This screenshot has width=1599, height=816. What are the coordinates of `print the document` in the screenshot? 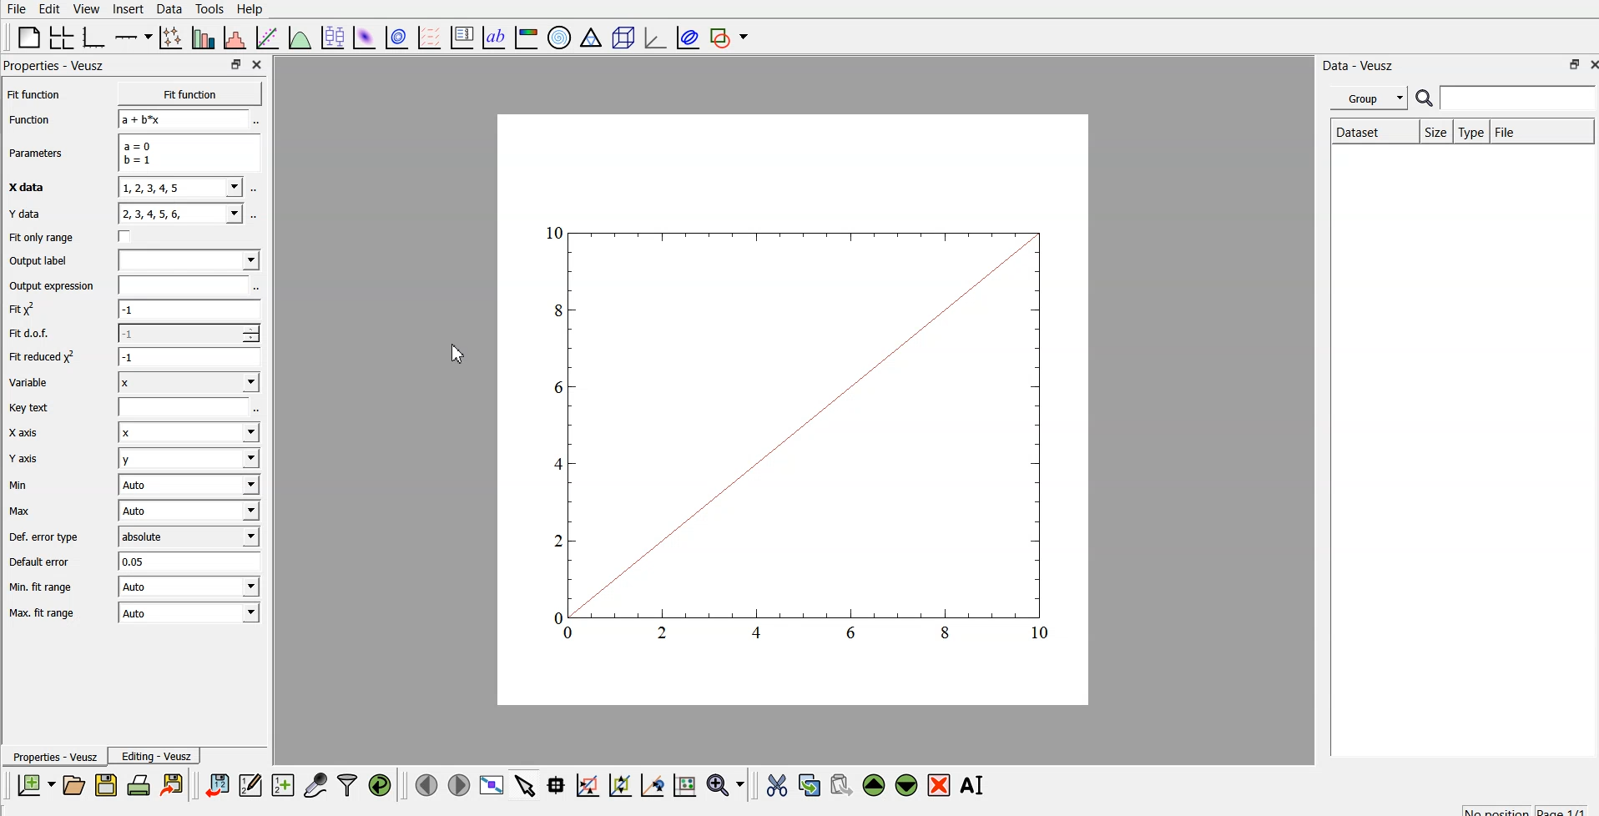 It's located at (173, 785).